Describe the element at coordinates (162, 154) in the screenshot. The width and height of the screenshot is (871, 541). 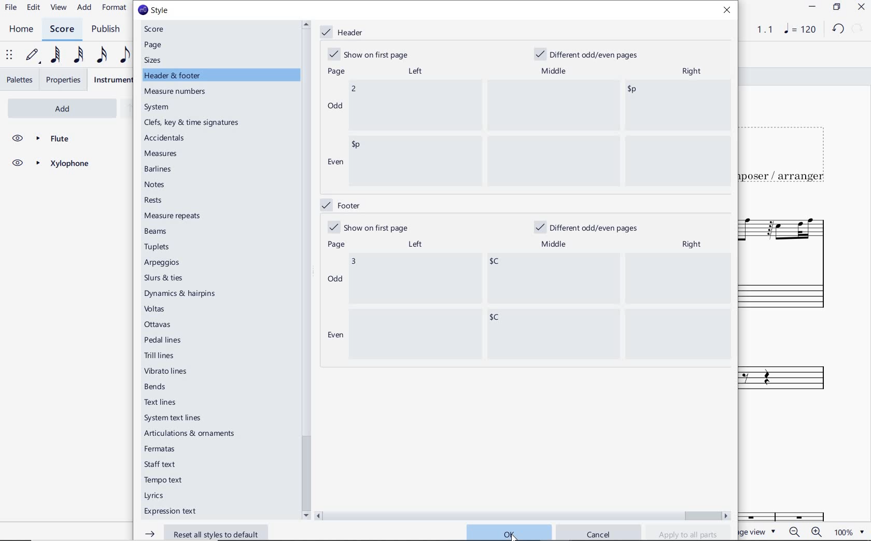
I see `measures` at that location.